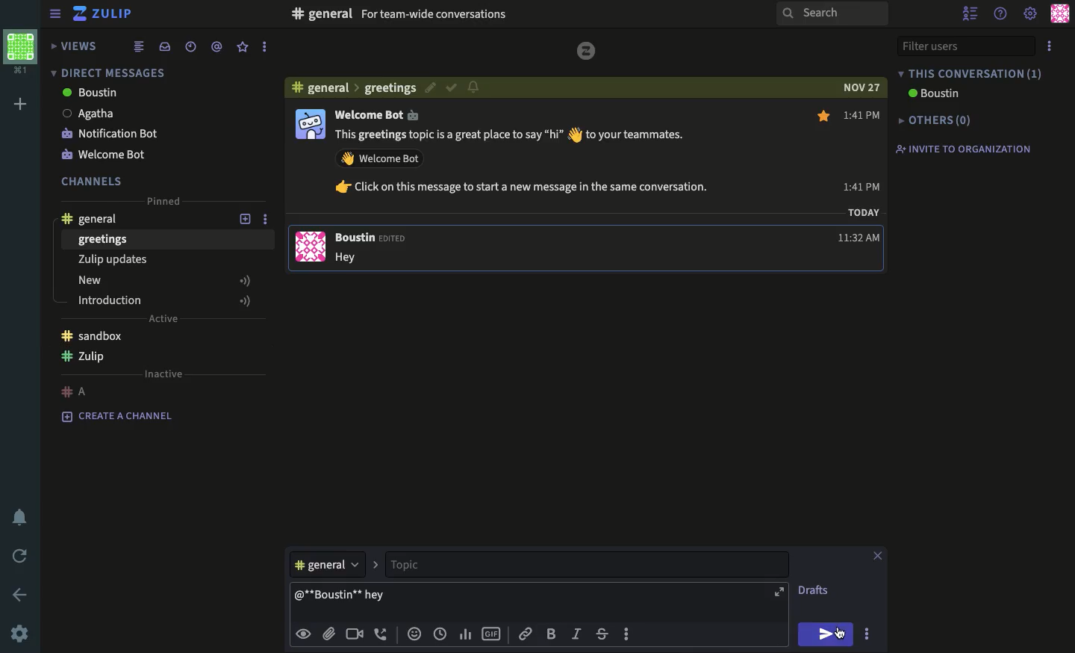  Describe the element at coordinates (970, 73) in the screenshot. I see `this conversation (1)` at that location.